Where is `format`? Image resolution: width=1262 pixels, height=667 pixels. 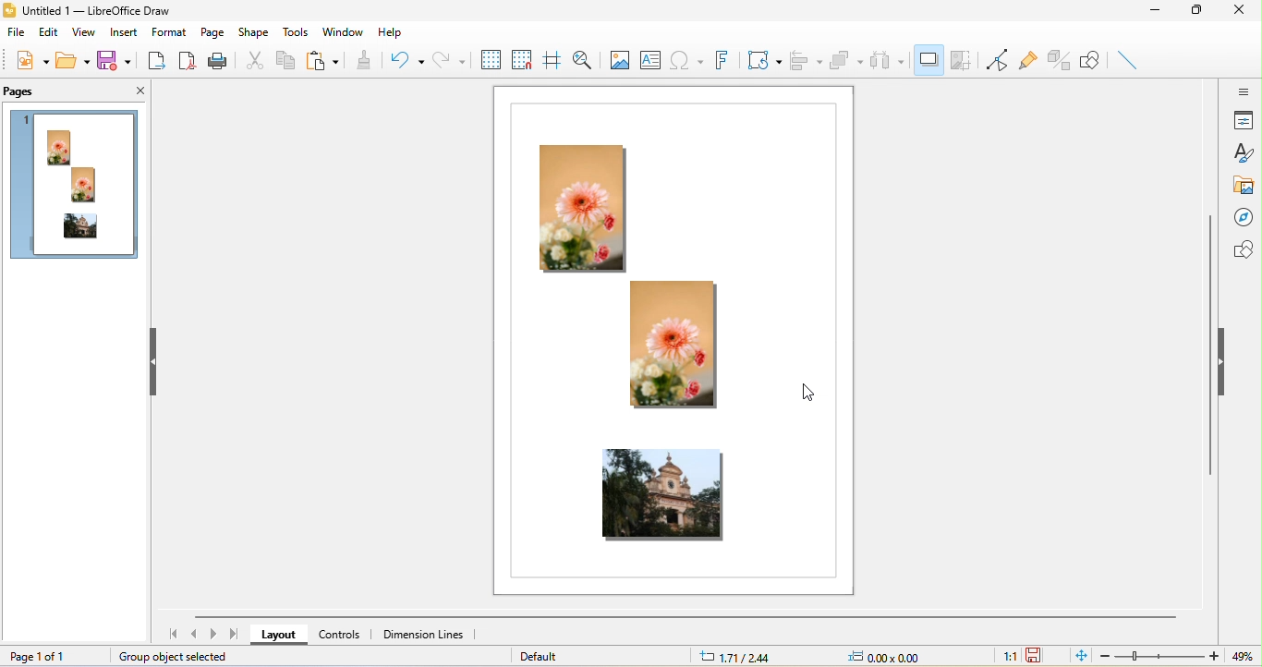
format is located at coordinates (167, 32).